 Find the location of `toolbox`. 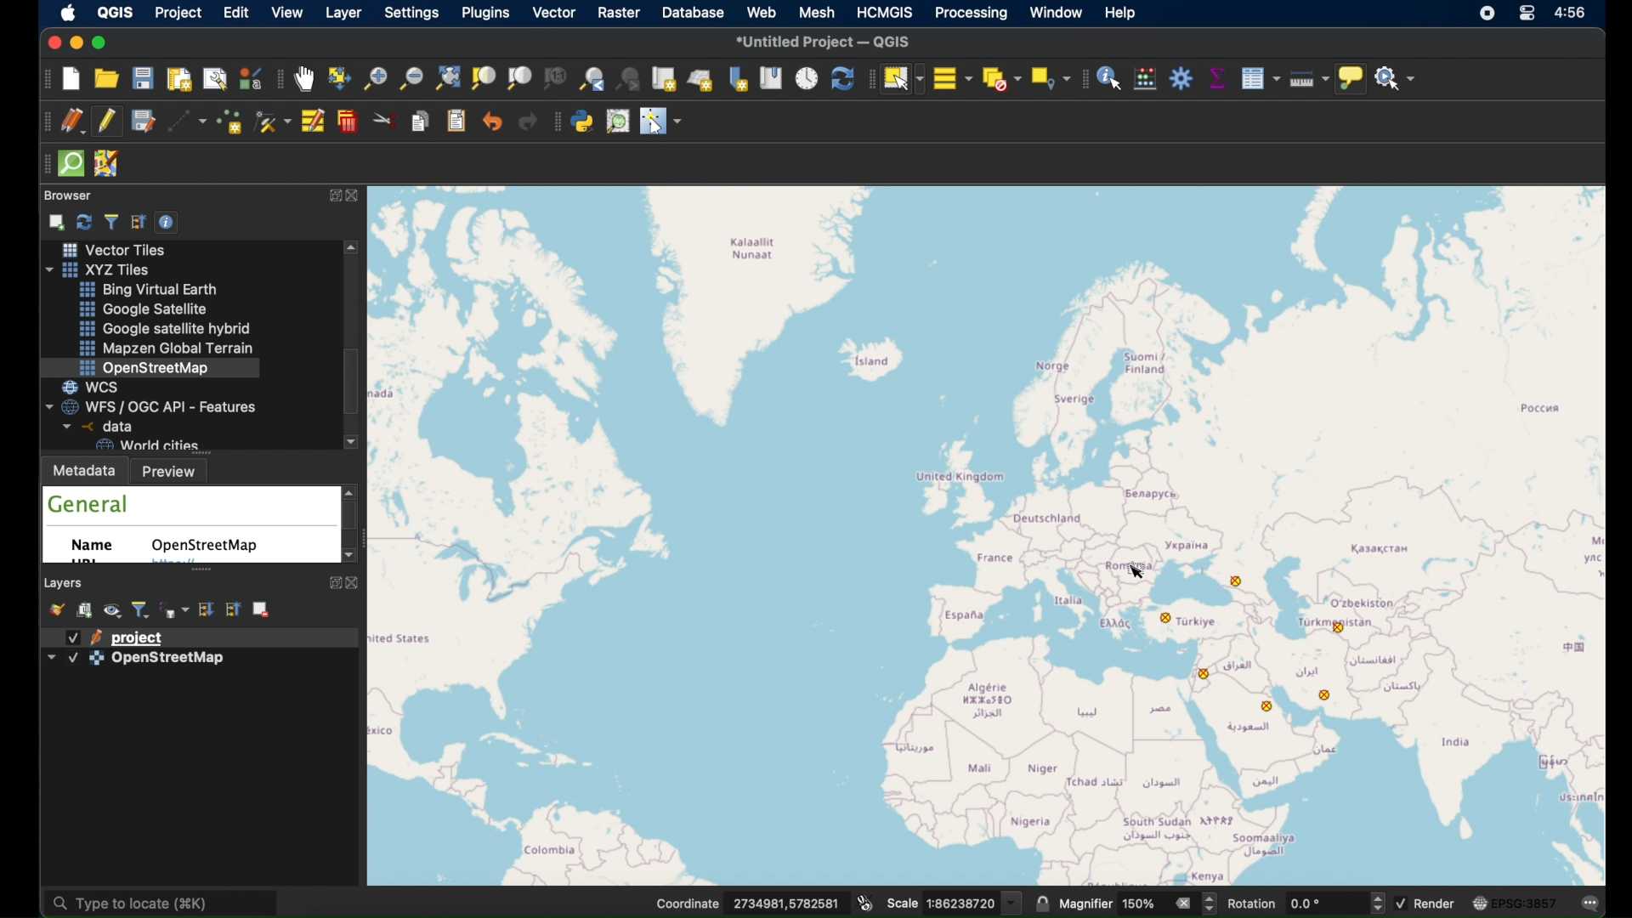

toolbox is located at coordinates (1181, 78).